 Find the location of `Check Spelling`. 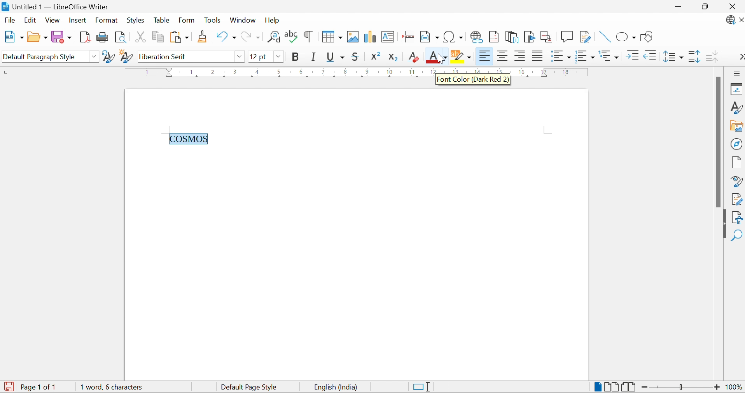

Check Spelling is located at coordinates (291, 37).